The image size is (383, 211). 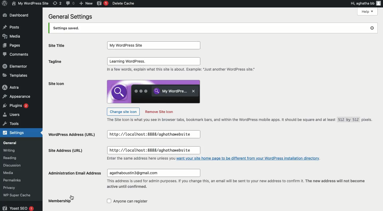 I want to click on Enter the same address here unless you, so click(x=136, y=159).